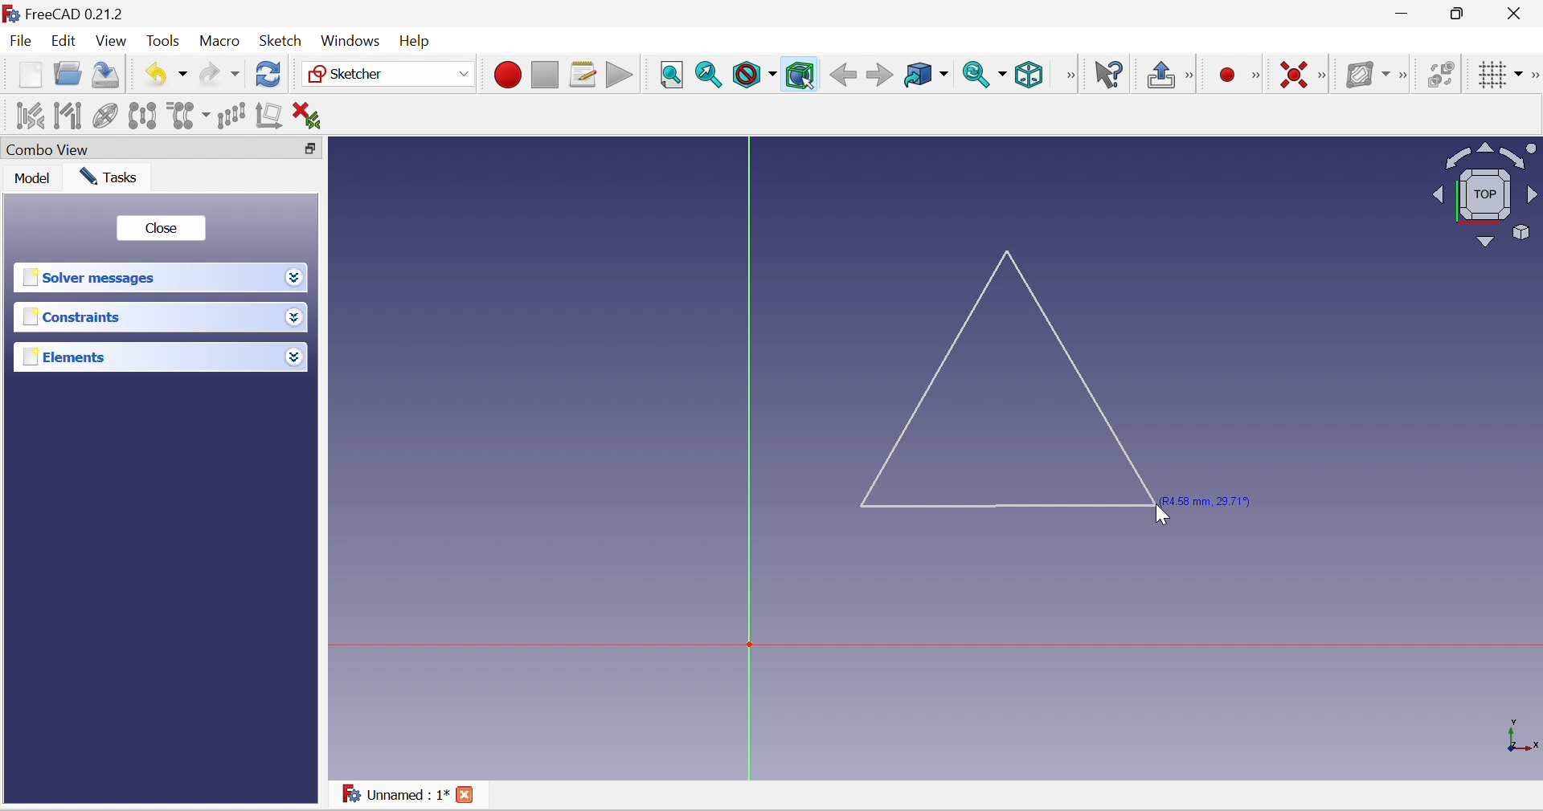 This screenshot has height=811, width=1543. I want to click on Elements, so click(147, 357).